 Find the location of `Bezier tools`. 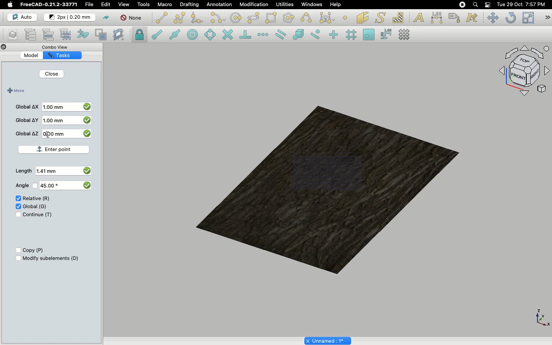

Bezier tools is located at coordinates (328, 18).